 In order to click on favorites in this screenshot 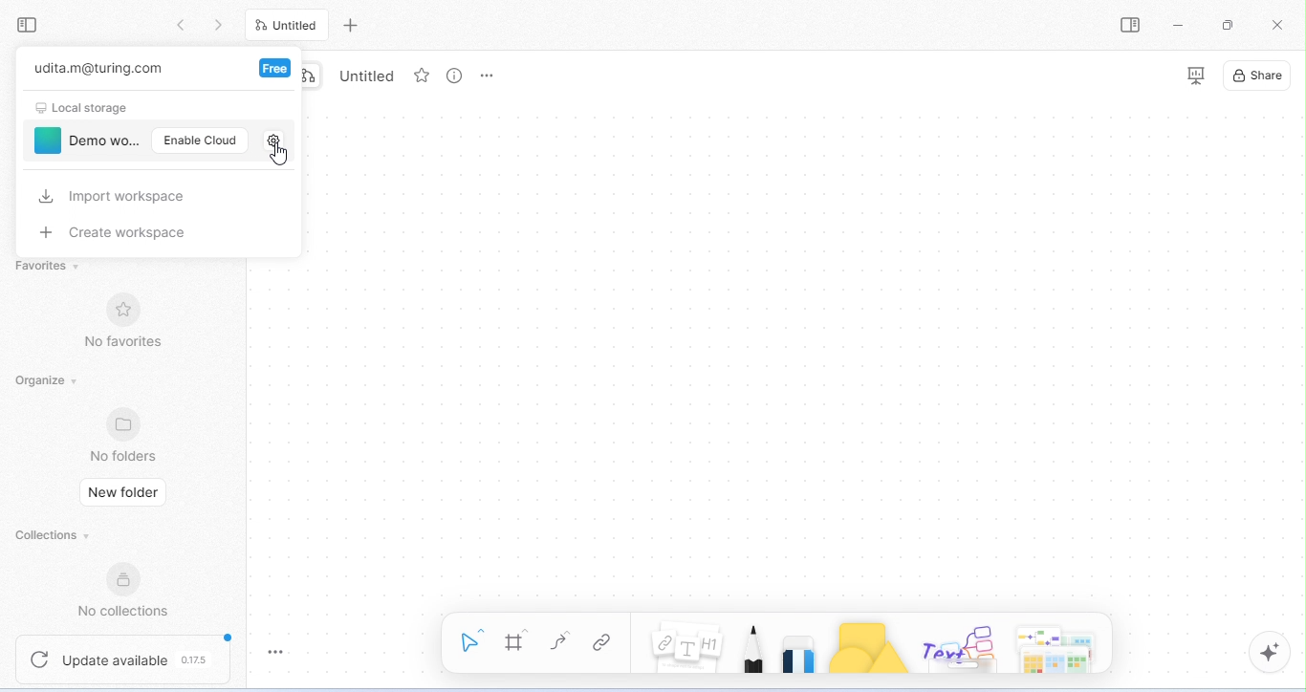, I will do `click(51, 267)`.